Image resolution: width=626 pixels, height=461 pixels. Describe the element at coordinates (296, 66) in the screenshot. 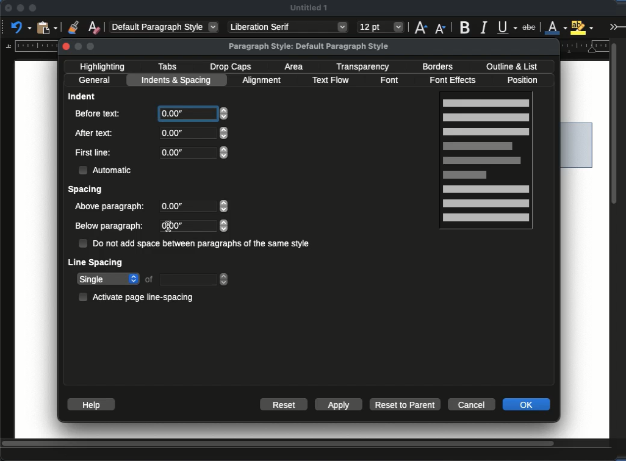

I see `area` at that location.